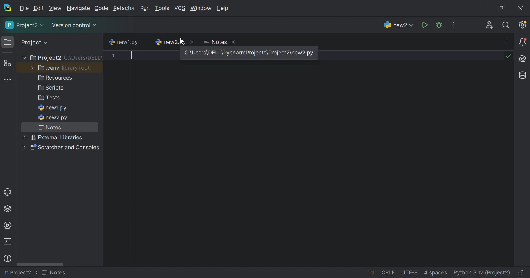 This screenshot has height=278, width=530. Describe the element at coordinates (523, 42) in the screenshot. I see `Notifications` at that location.